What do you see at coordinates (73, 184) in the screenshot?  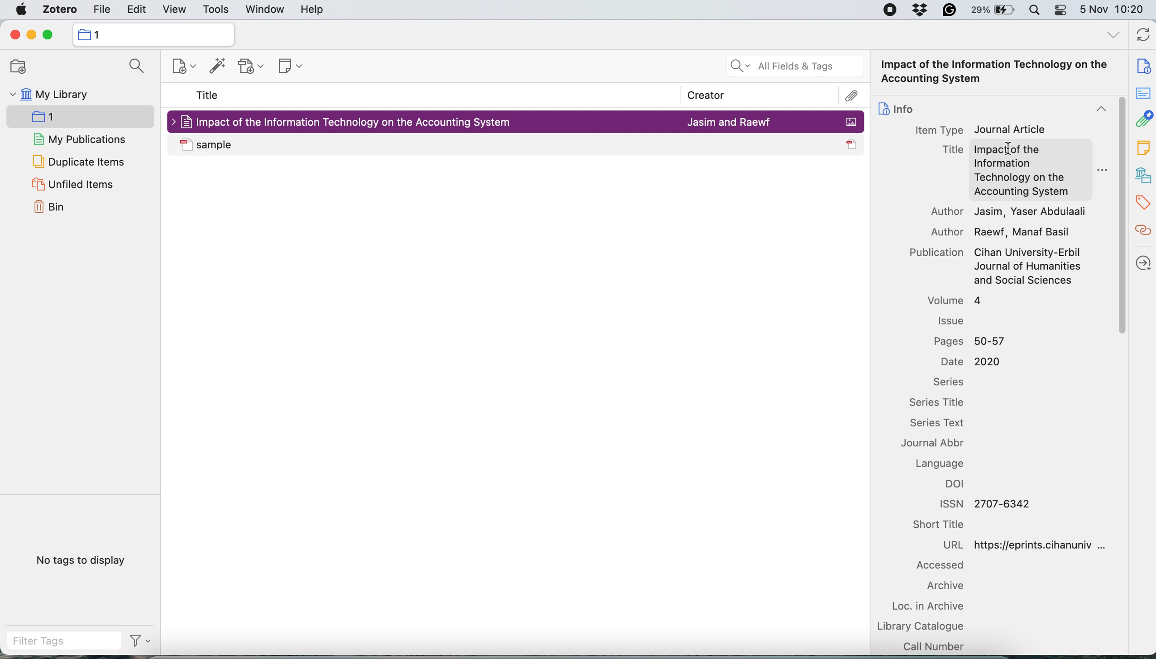 I see `unfiled items` at bounding box center [73, 184].